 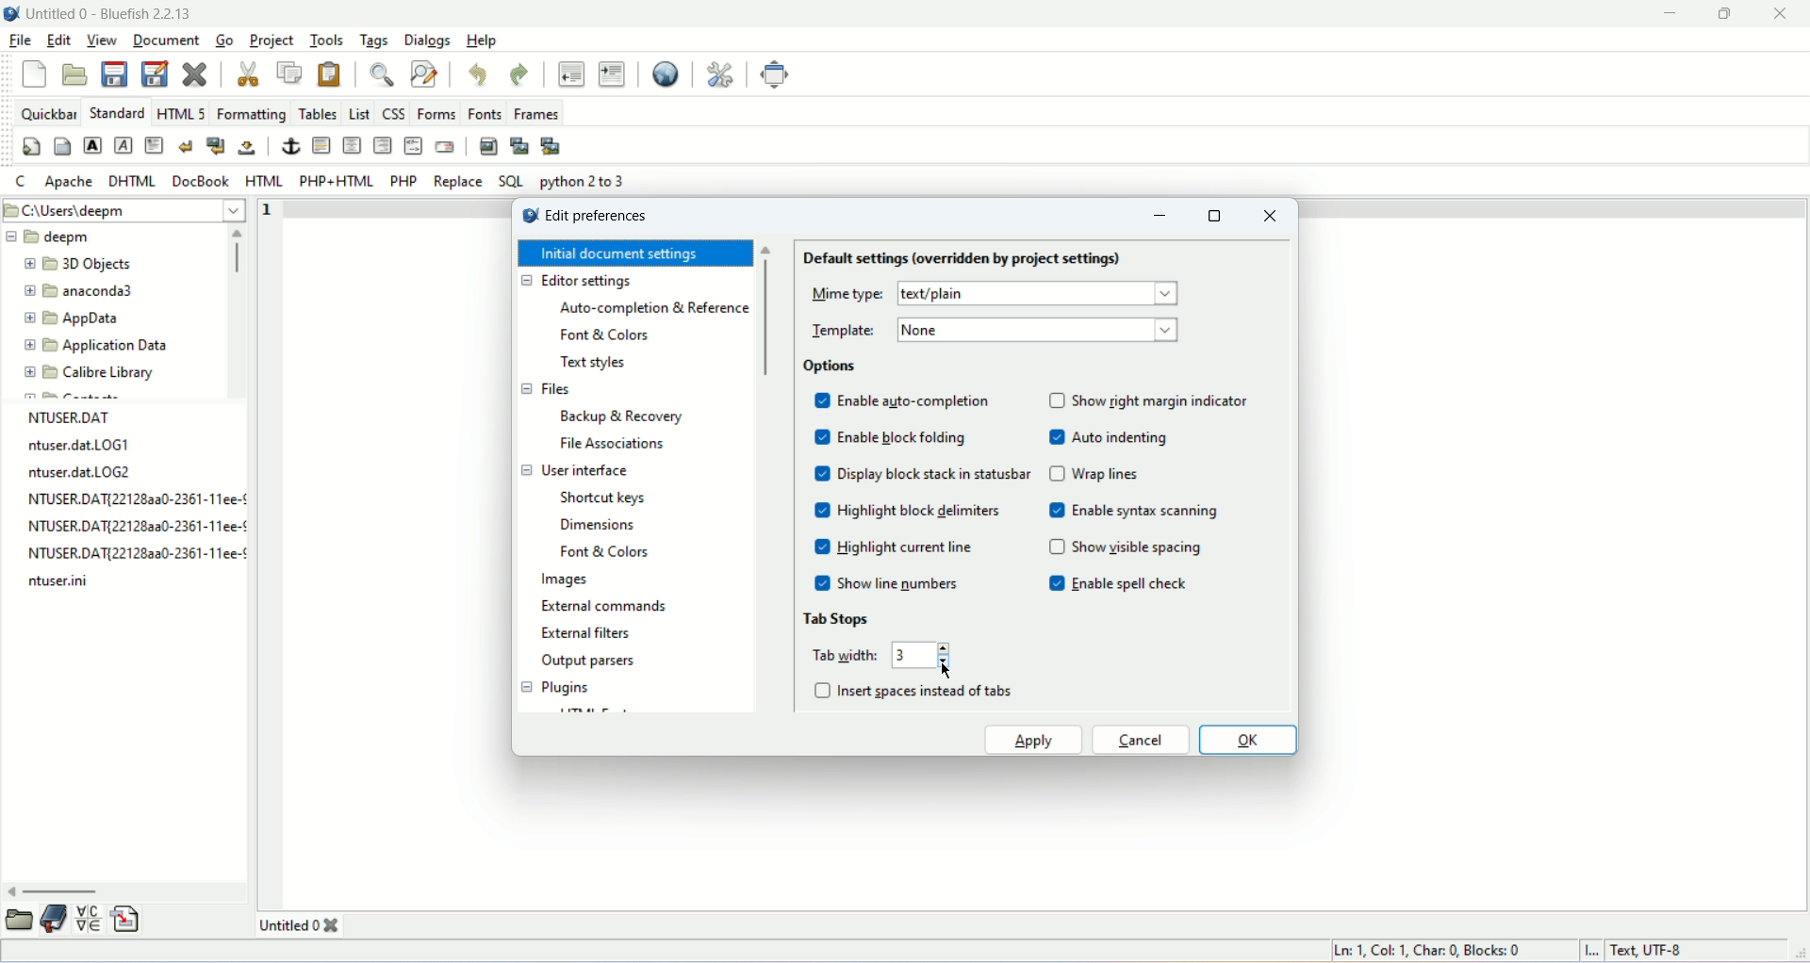 What do you see at coordinates (596, 367) in the screenshot?
I see `text styles` at bounding box center [596, 367].